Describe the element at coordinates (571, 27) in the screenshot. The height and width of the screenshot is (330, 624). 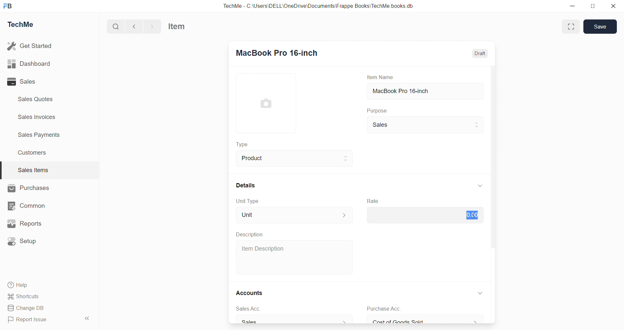
I see `enlarge` at that location.